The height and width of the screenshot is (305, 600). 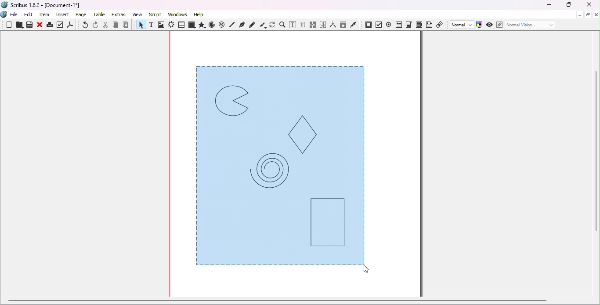 What do you see at coordinates (192, 25) in the screenshot?
I see `Shapes` at bounding box center [192, 25].